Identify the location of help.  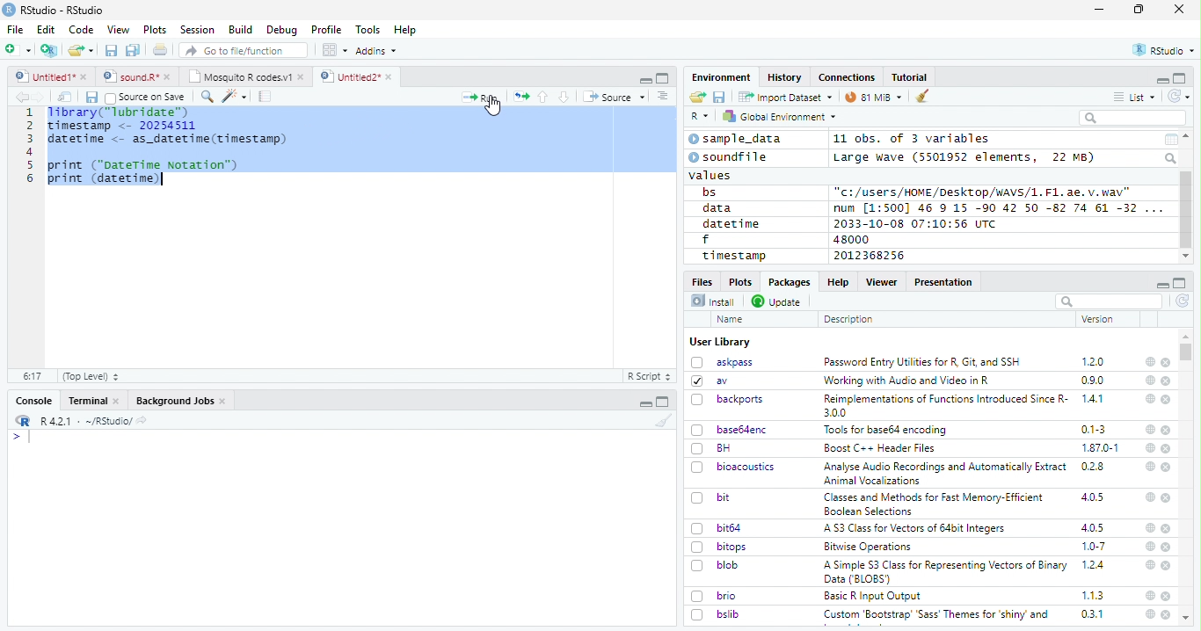
(1149, 497).